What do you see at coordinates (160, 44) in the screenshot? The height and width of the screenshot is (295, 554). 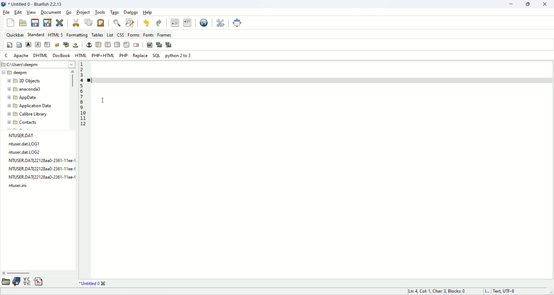 I see `insert thumbnail` at bounding box center [160, 44].